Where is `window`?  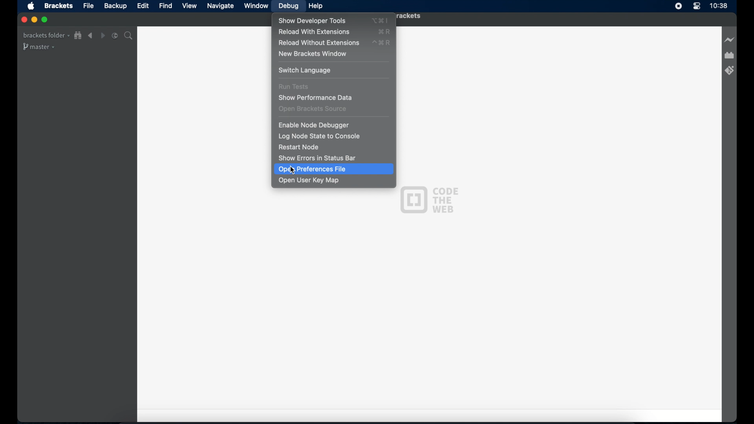
window is located at coordinates (256, 6).